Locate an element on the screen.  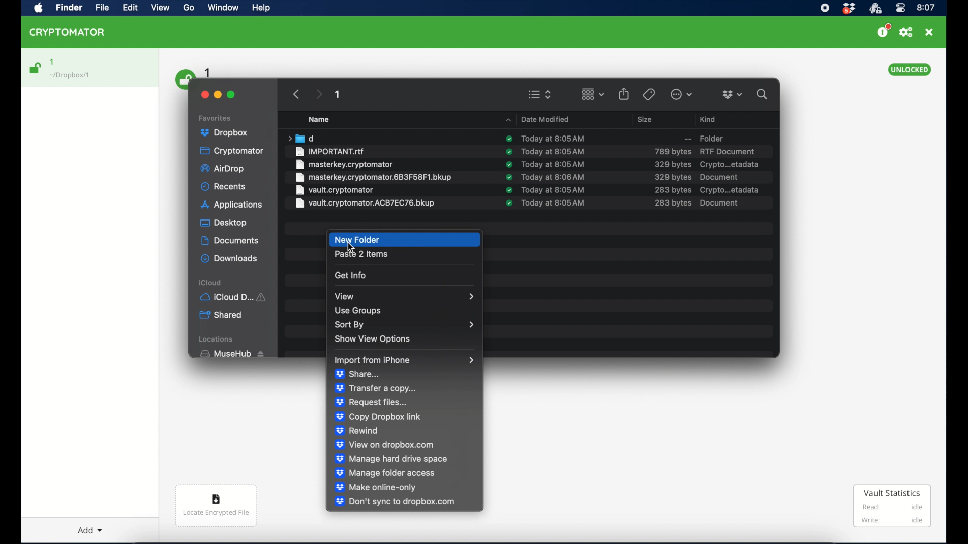
1 is located at coordinates (338, 96).